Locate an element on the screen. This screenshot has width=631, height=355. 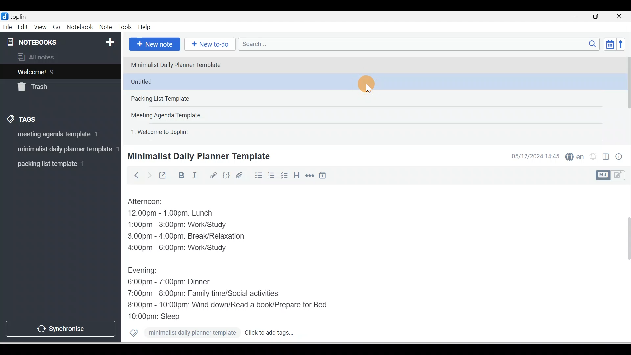
Click to add tags is located at coordinates (281, 331).